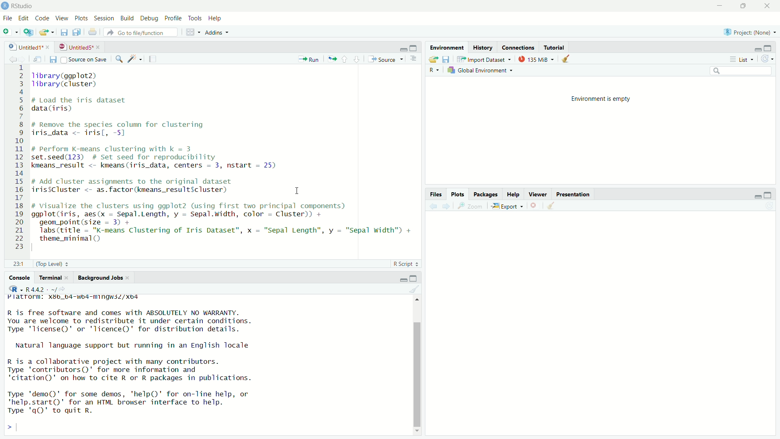 The height and width of the screenshot is (439, 780). Describe the element at coordinates (218, 18) in the screenshot. I see `help` at that location.